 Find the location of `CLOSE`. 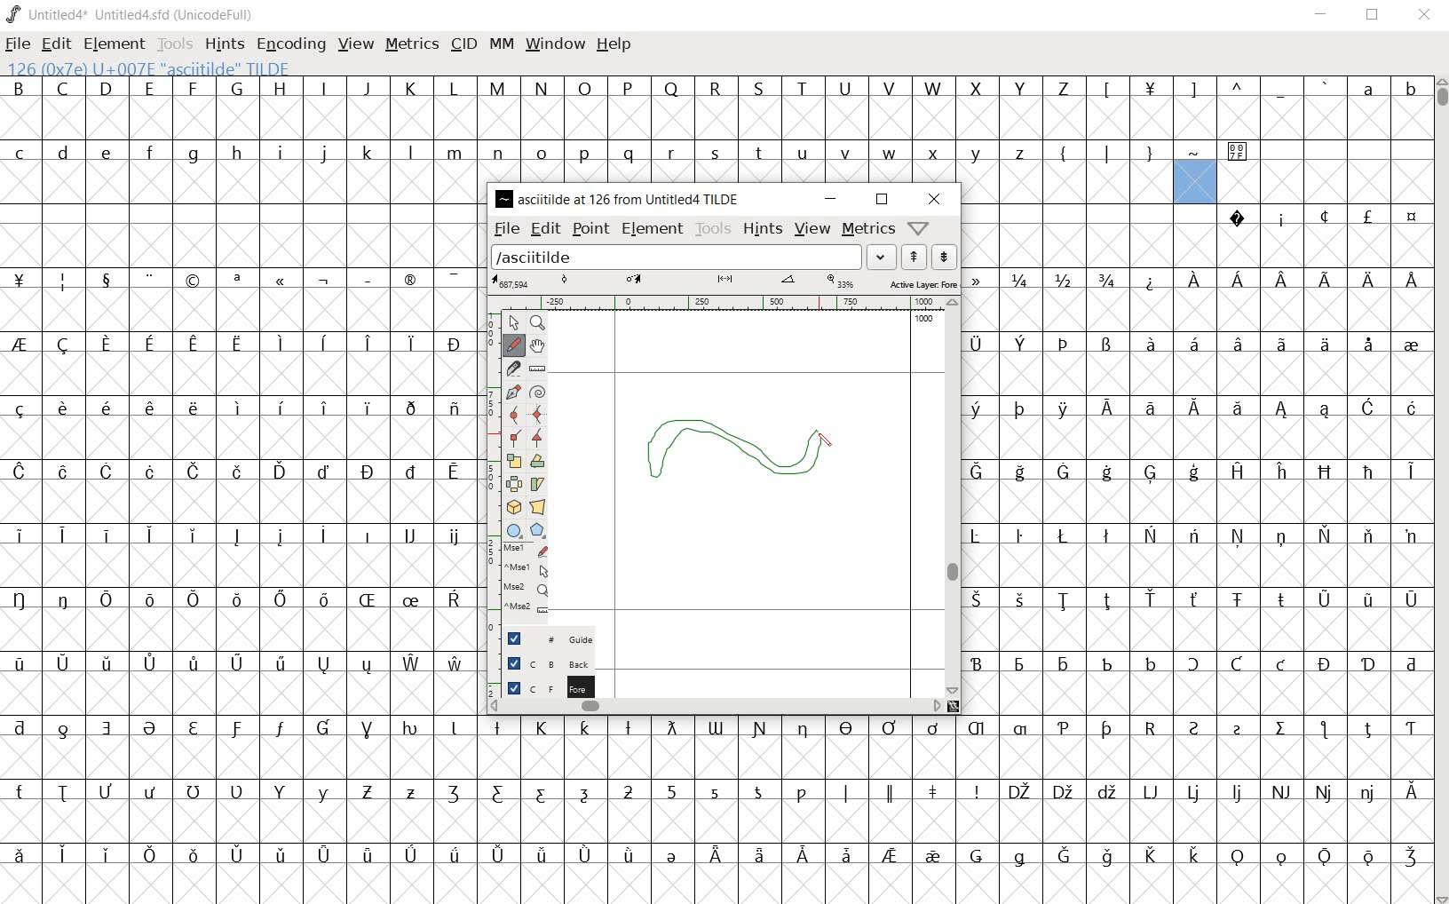

CLOSE is located at coordinates (1424, 15).